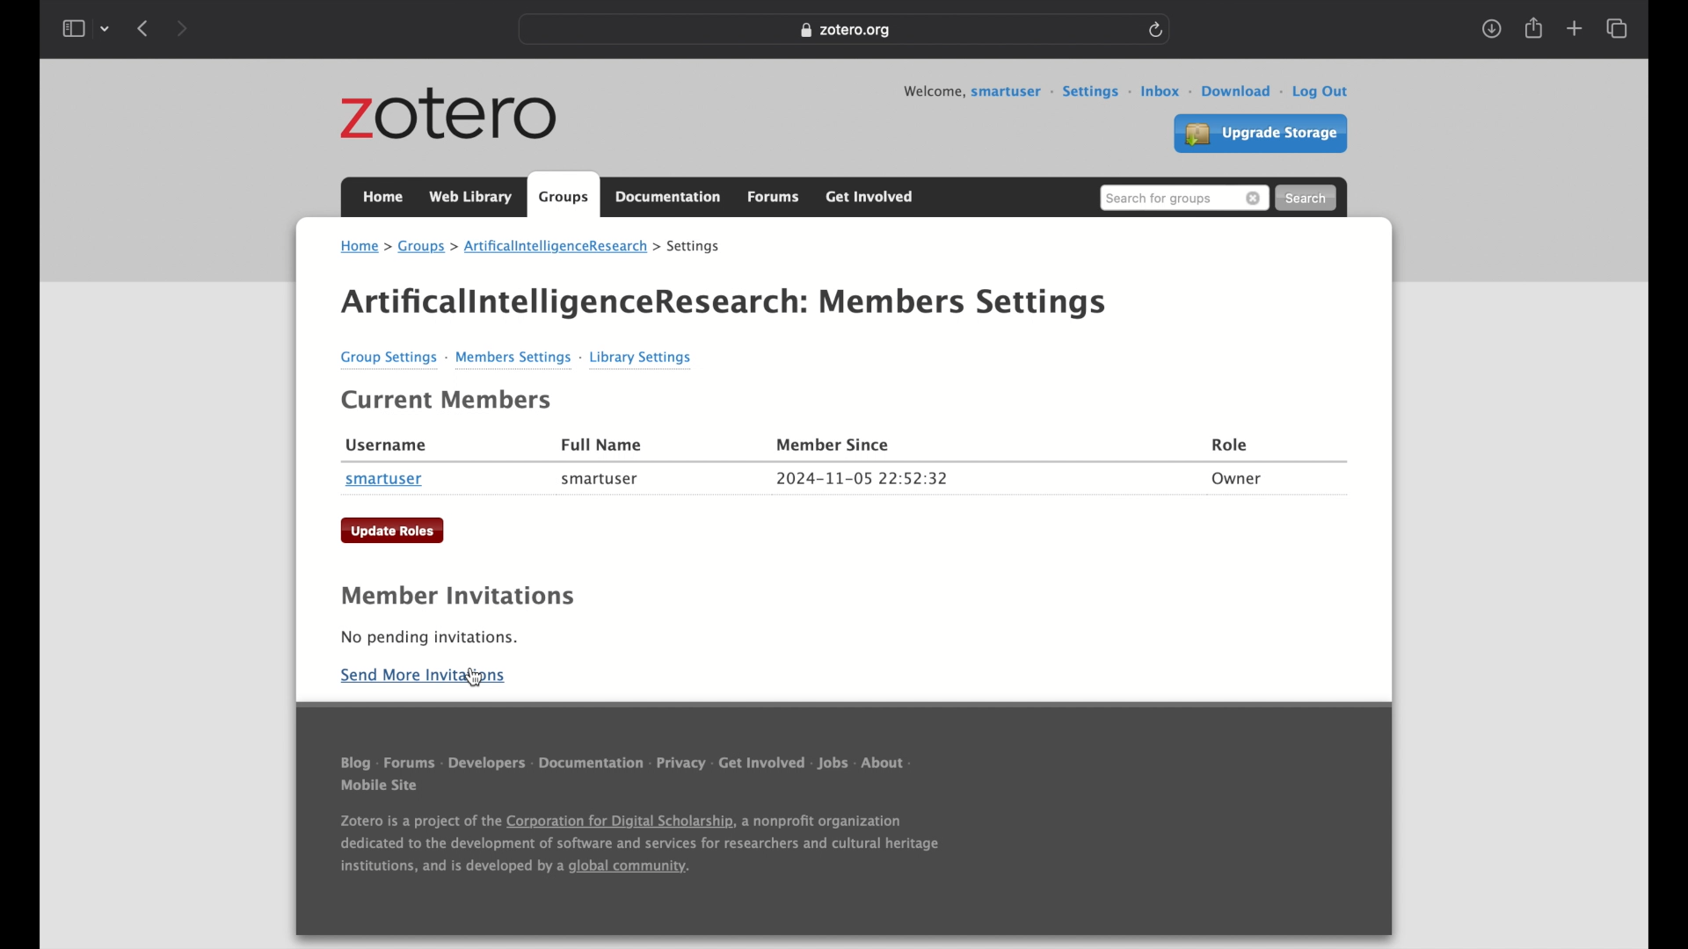 The image size is (1688, 949). I want to click on welcome, smartuser, so click(979, 92).